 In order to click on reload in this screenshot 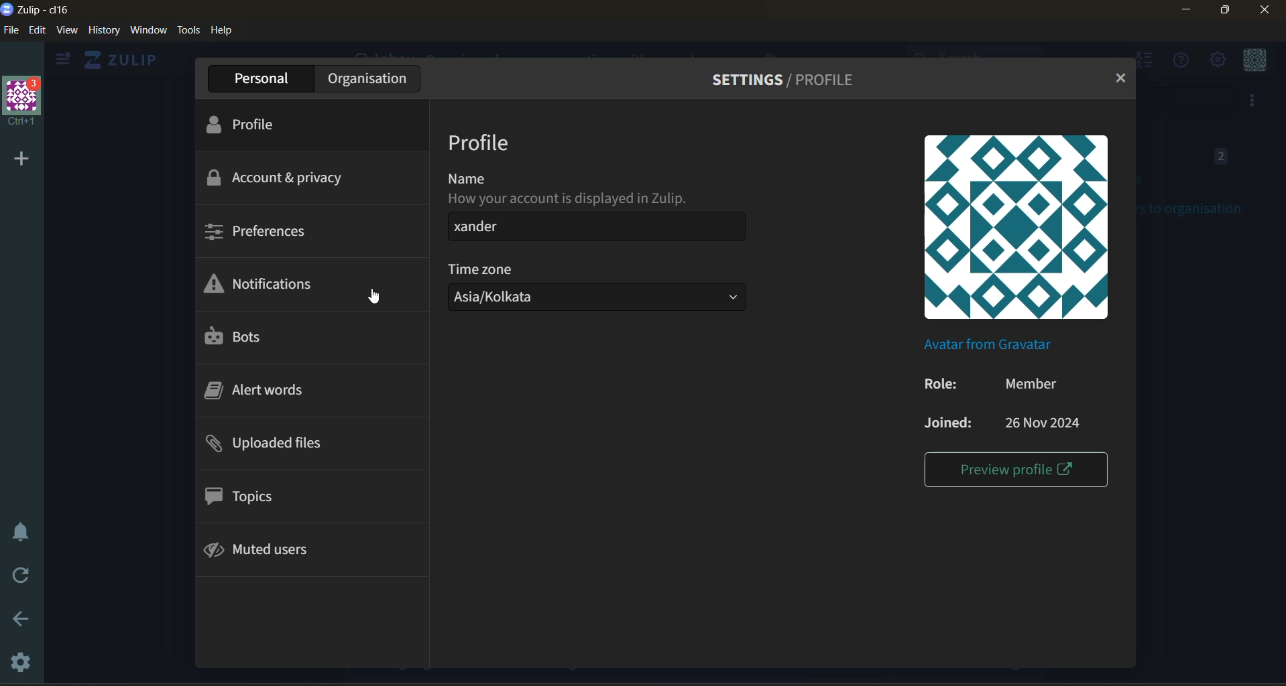, I will do `click(23, 578)`.